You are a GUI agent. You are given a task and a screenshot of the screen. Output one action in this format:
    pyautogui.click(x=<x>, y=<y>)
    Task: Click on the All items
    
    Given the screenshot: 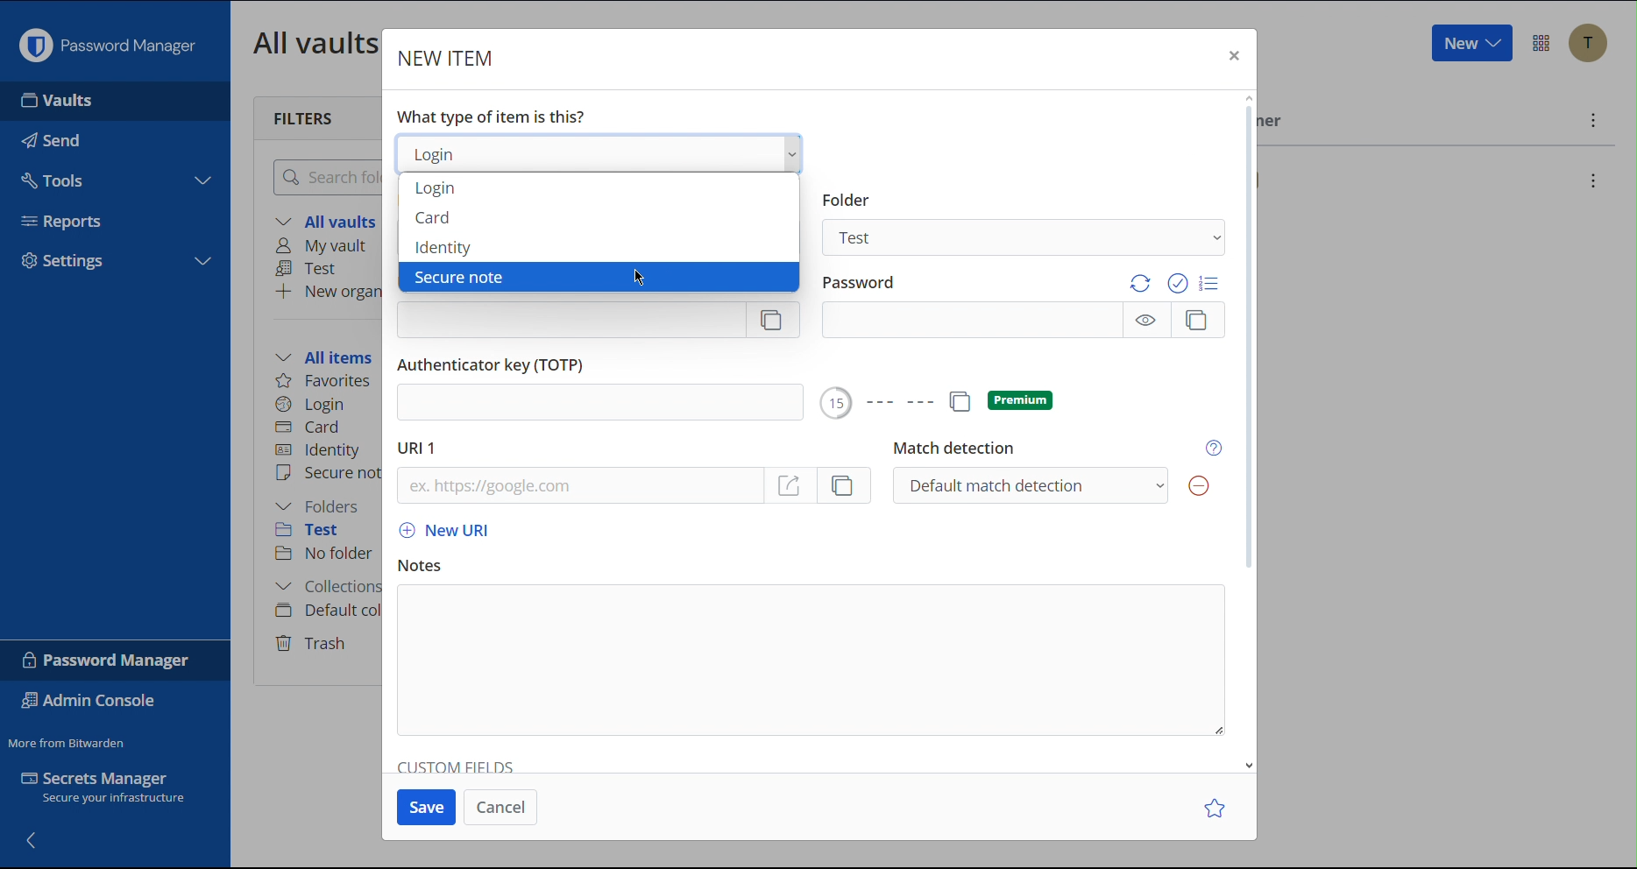 What is the action you would take?
    pyautogui.click(x=330, y=355)
    